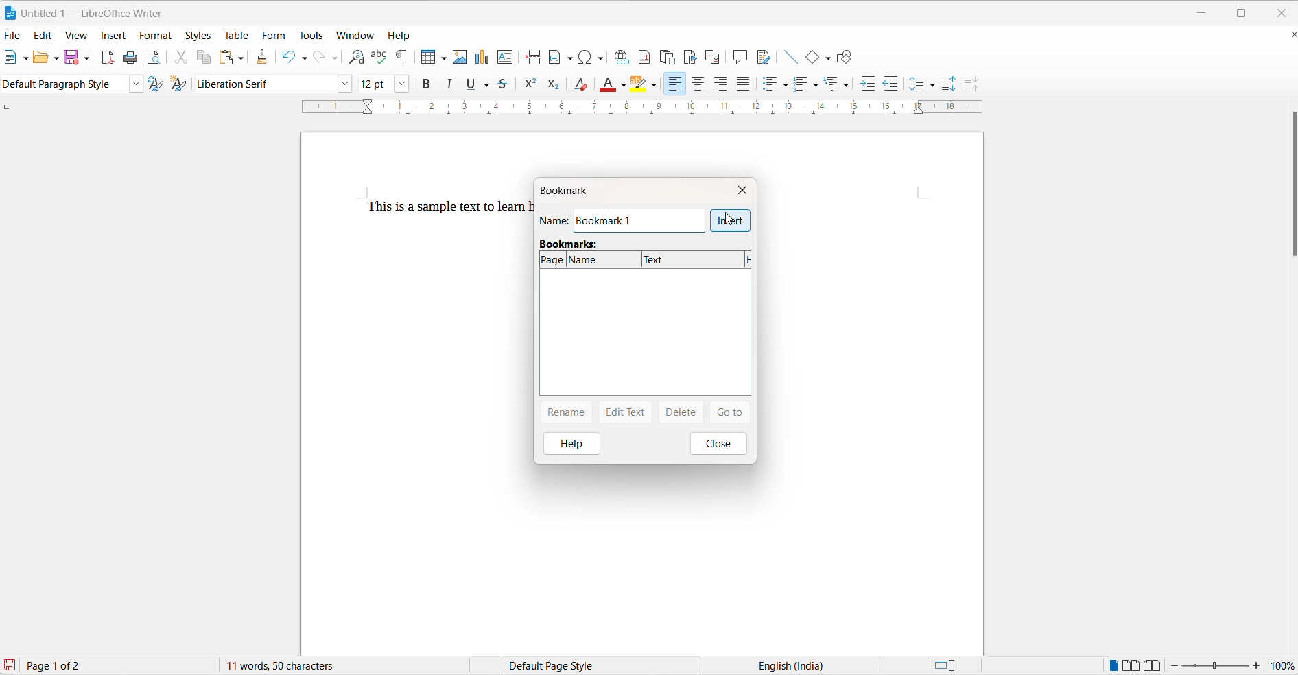  What do you see at coordinates (97, 12) in the screenshot?
I see `Untitle 1 - LibreOffice Writer` at bounding box center [97, 12].